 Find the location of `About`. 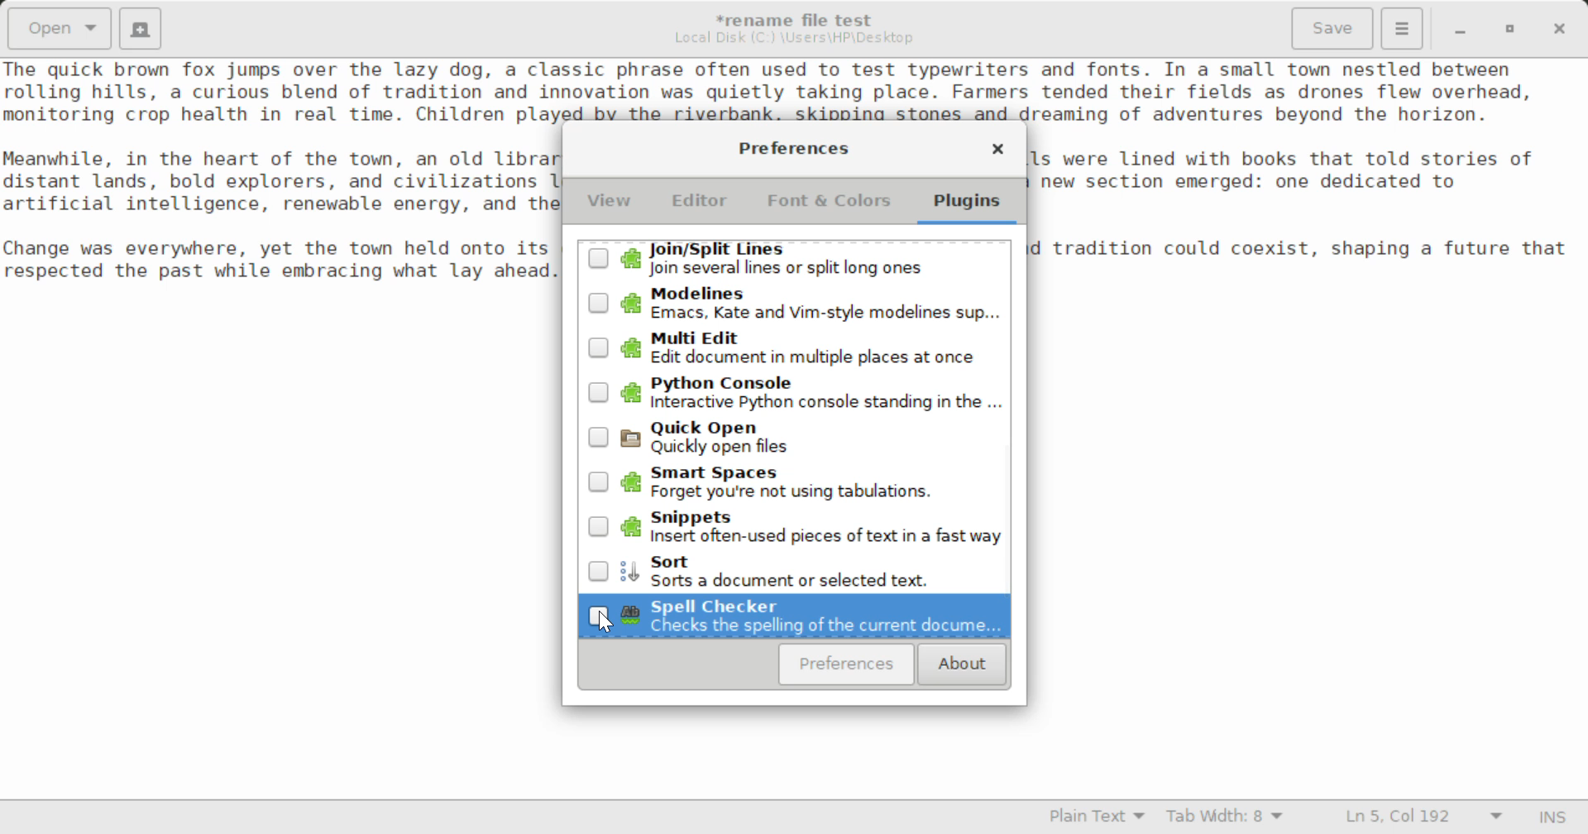

About is located at coordinates (959, 665).